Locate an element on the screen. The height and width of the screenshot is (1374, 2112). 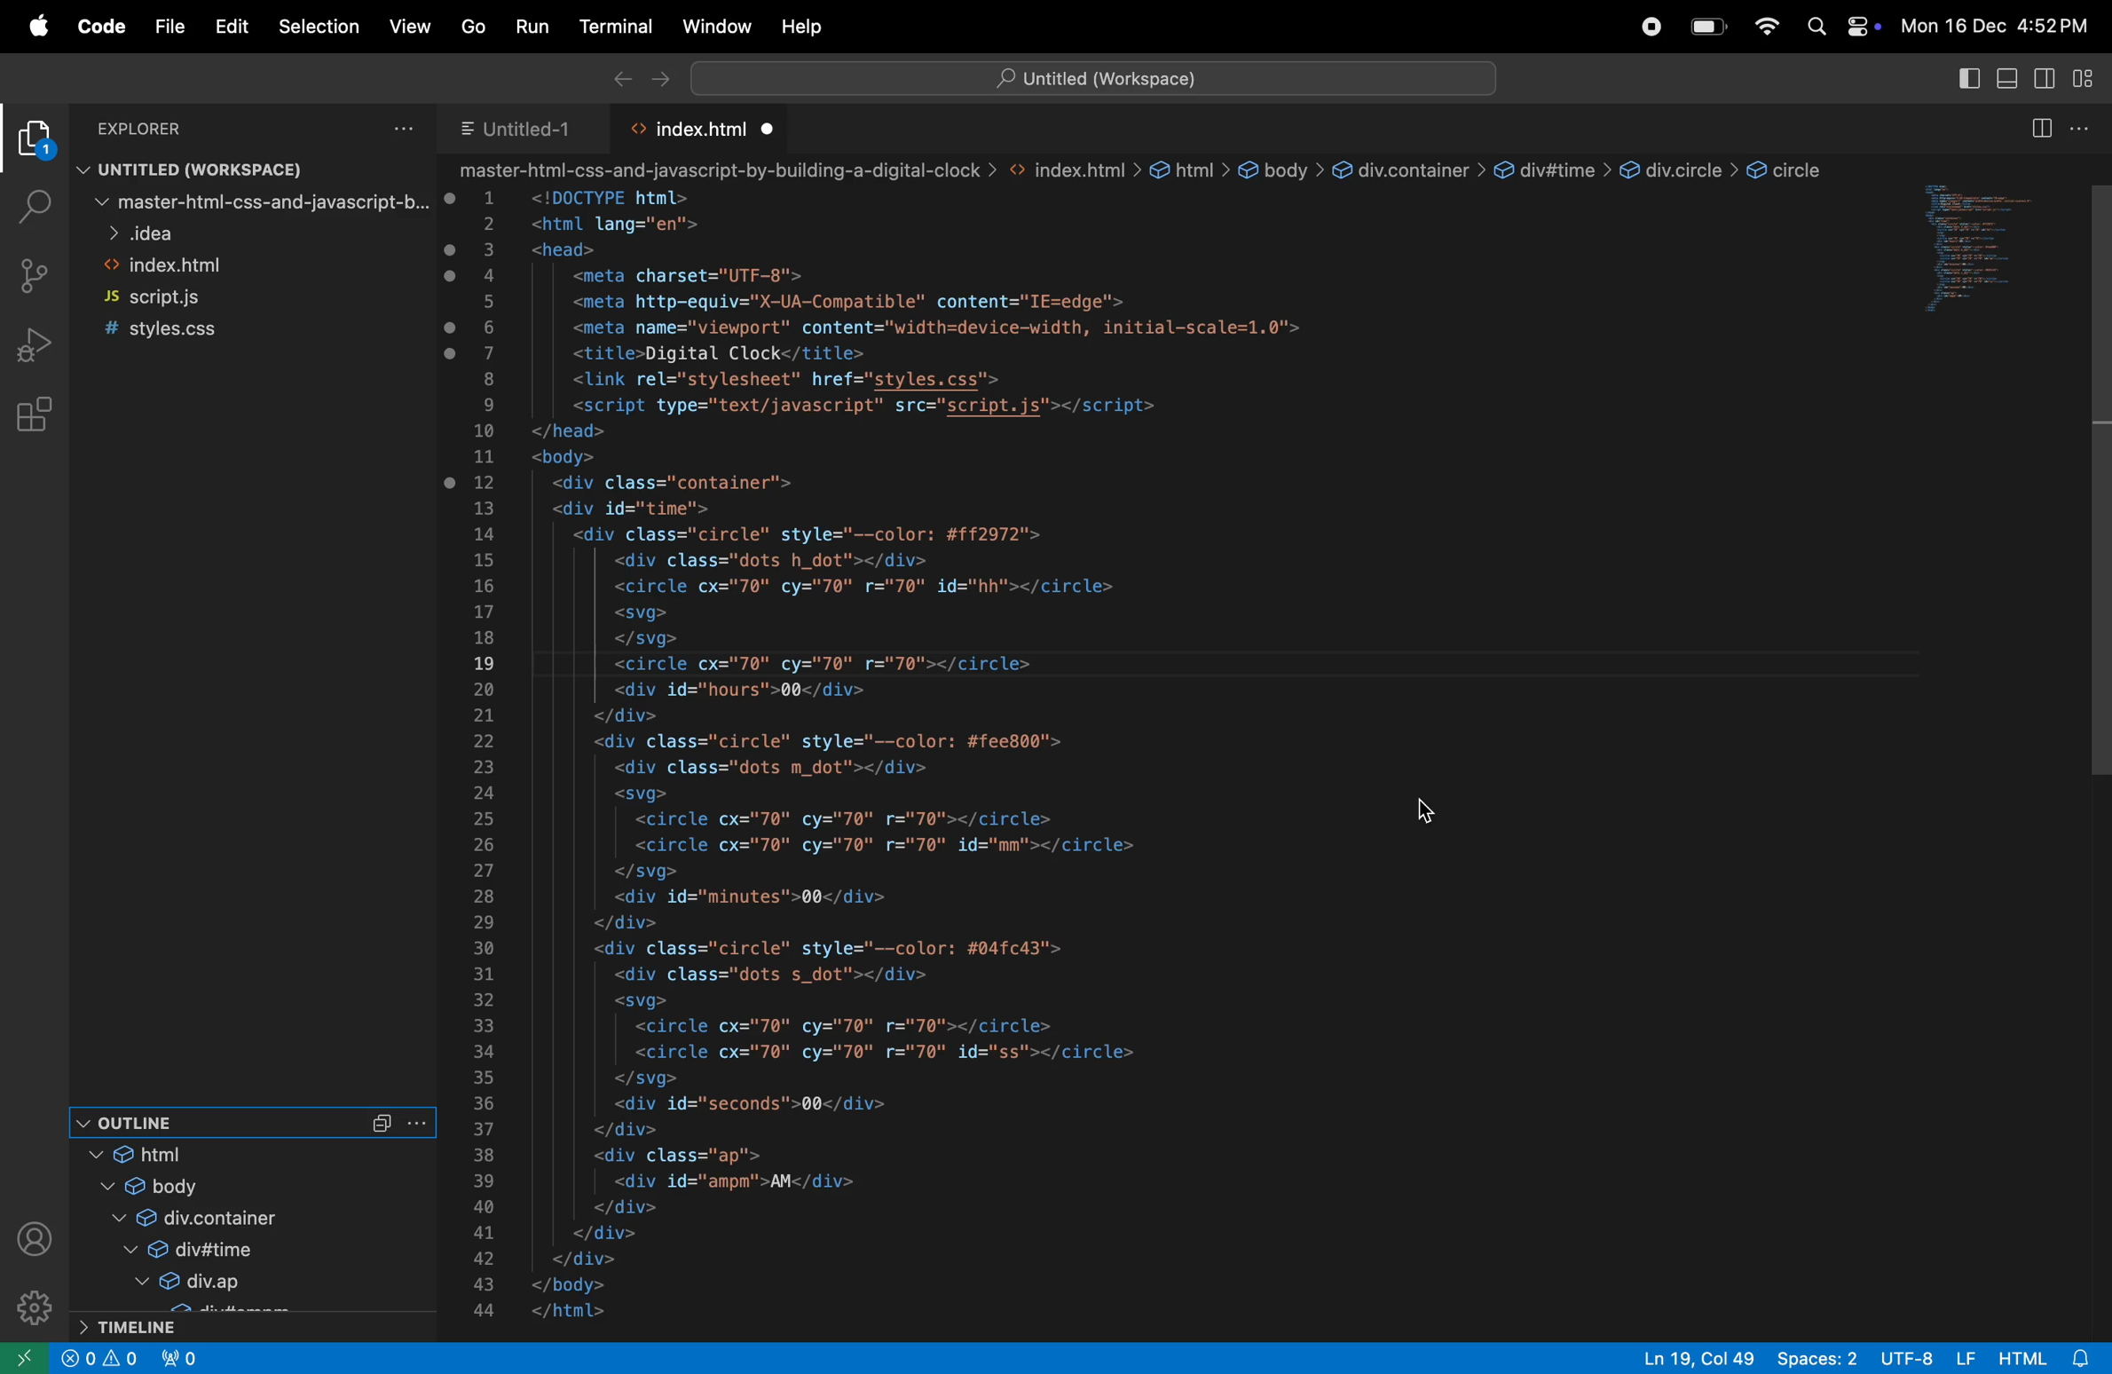
indexhtml is located at coordinates (256, 266).